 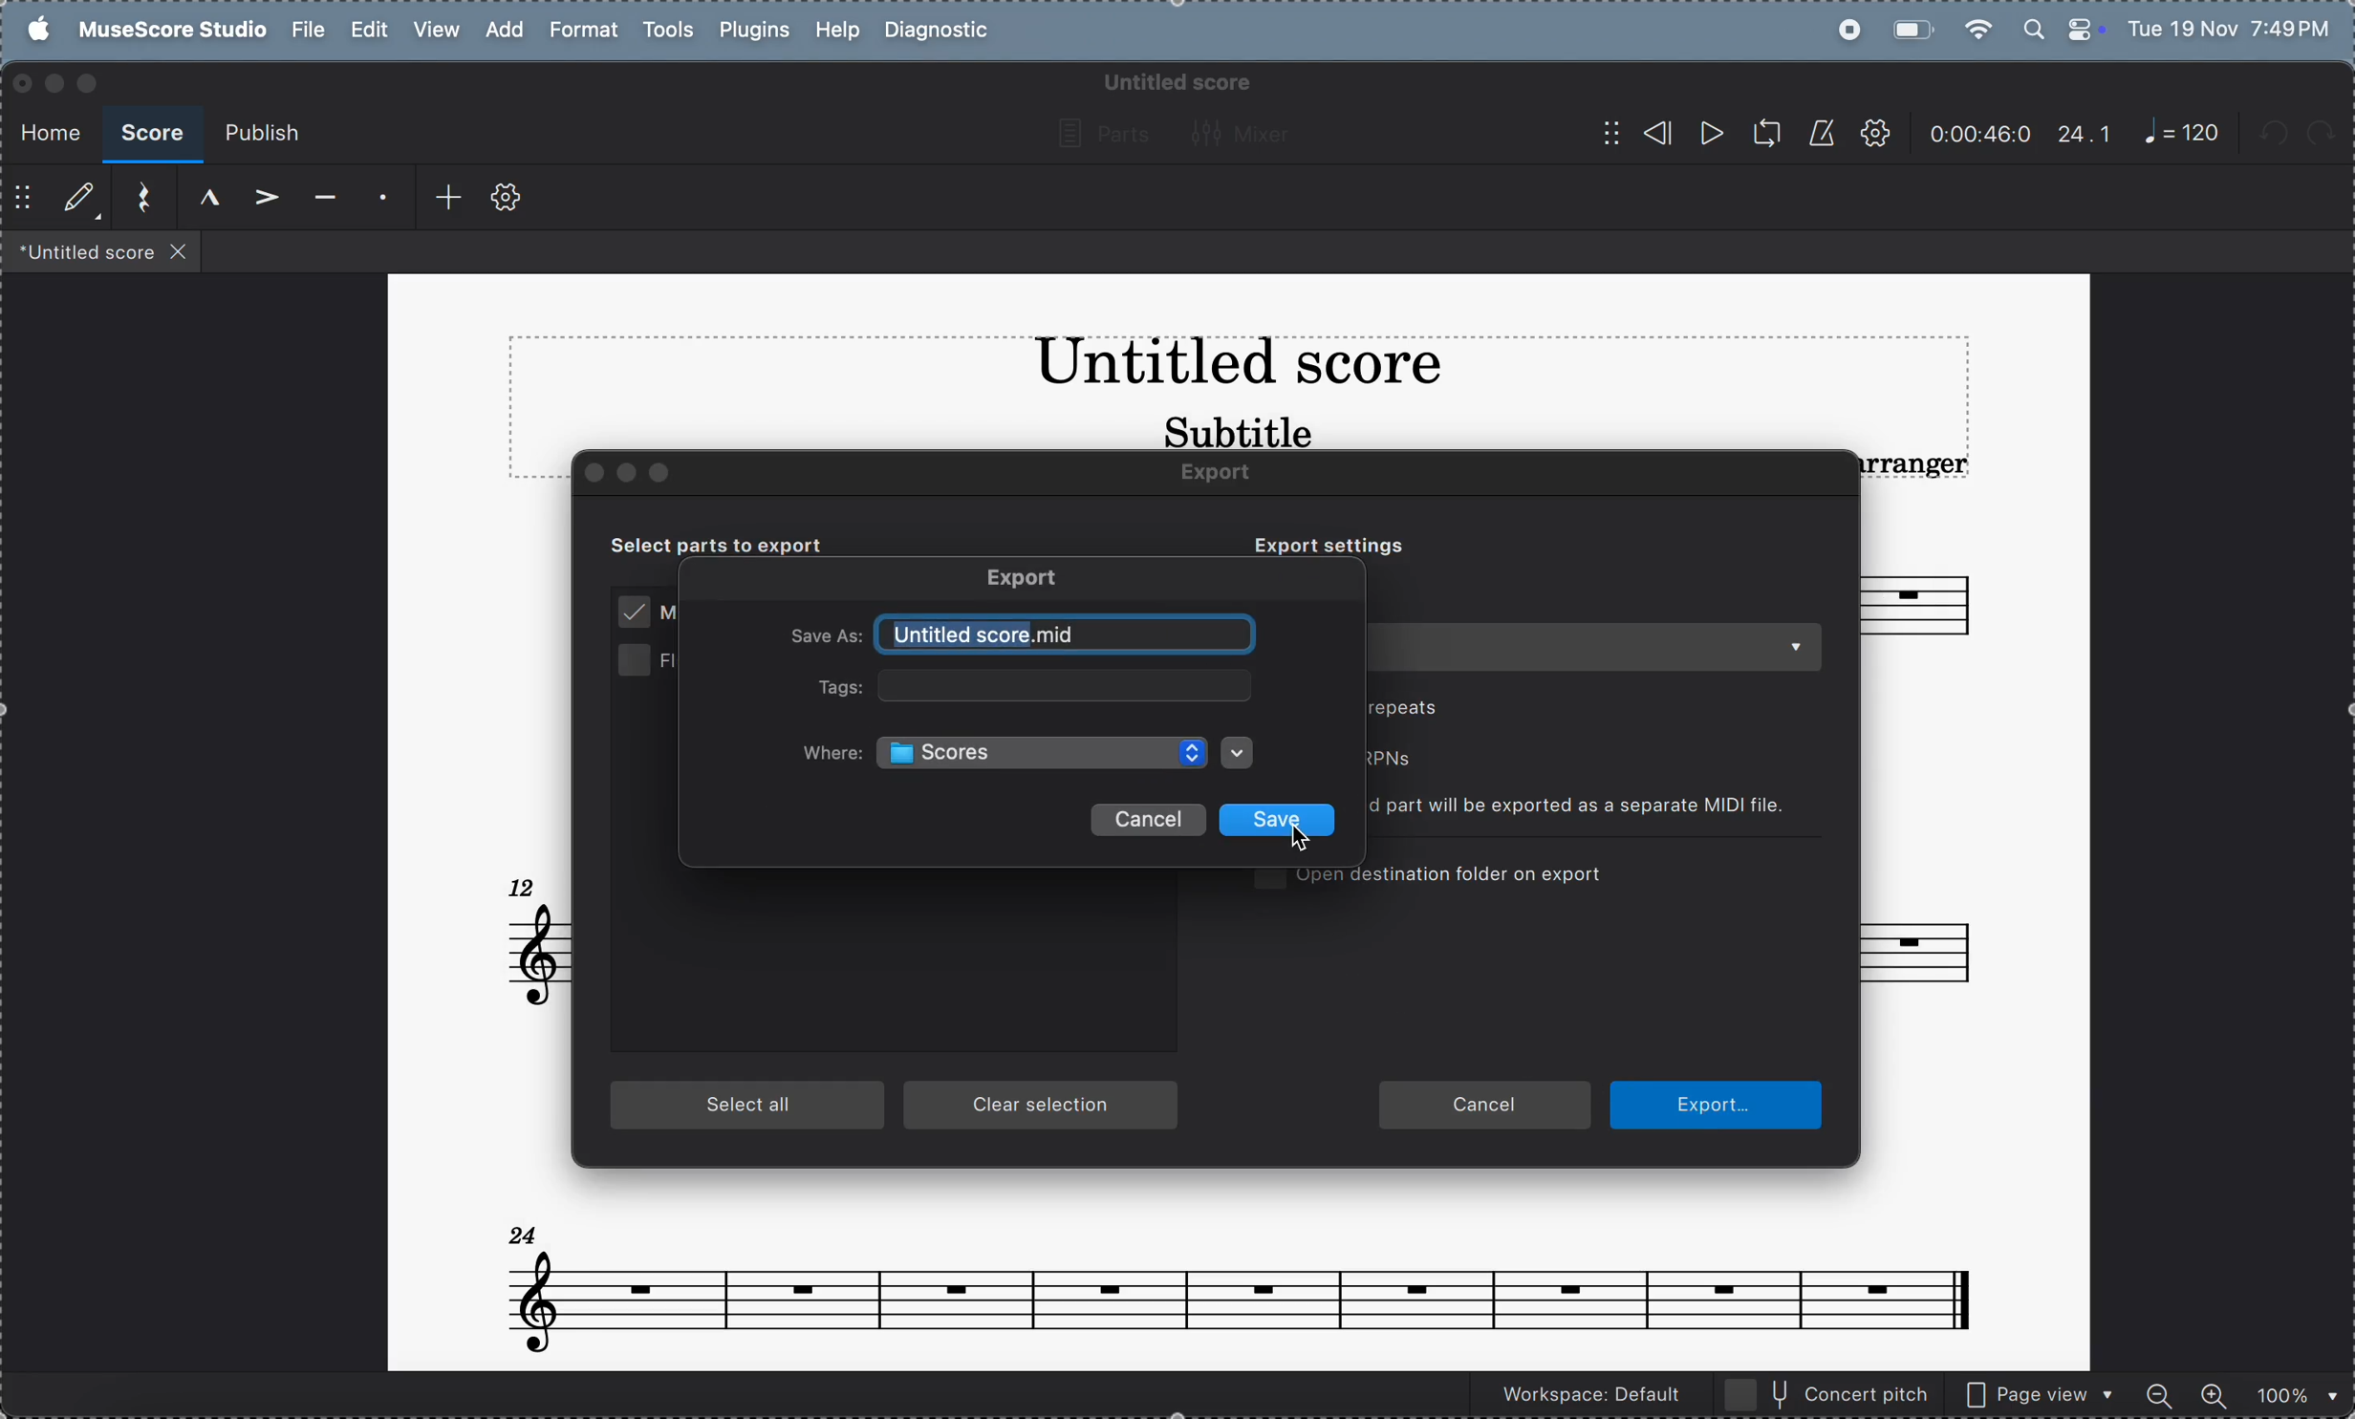 What do you see at coordinates (1174, 82) in the screenshot?
I see `untitled score` at bounding box center [1174, 82].